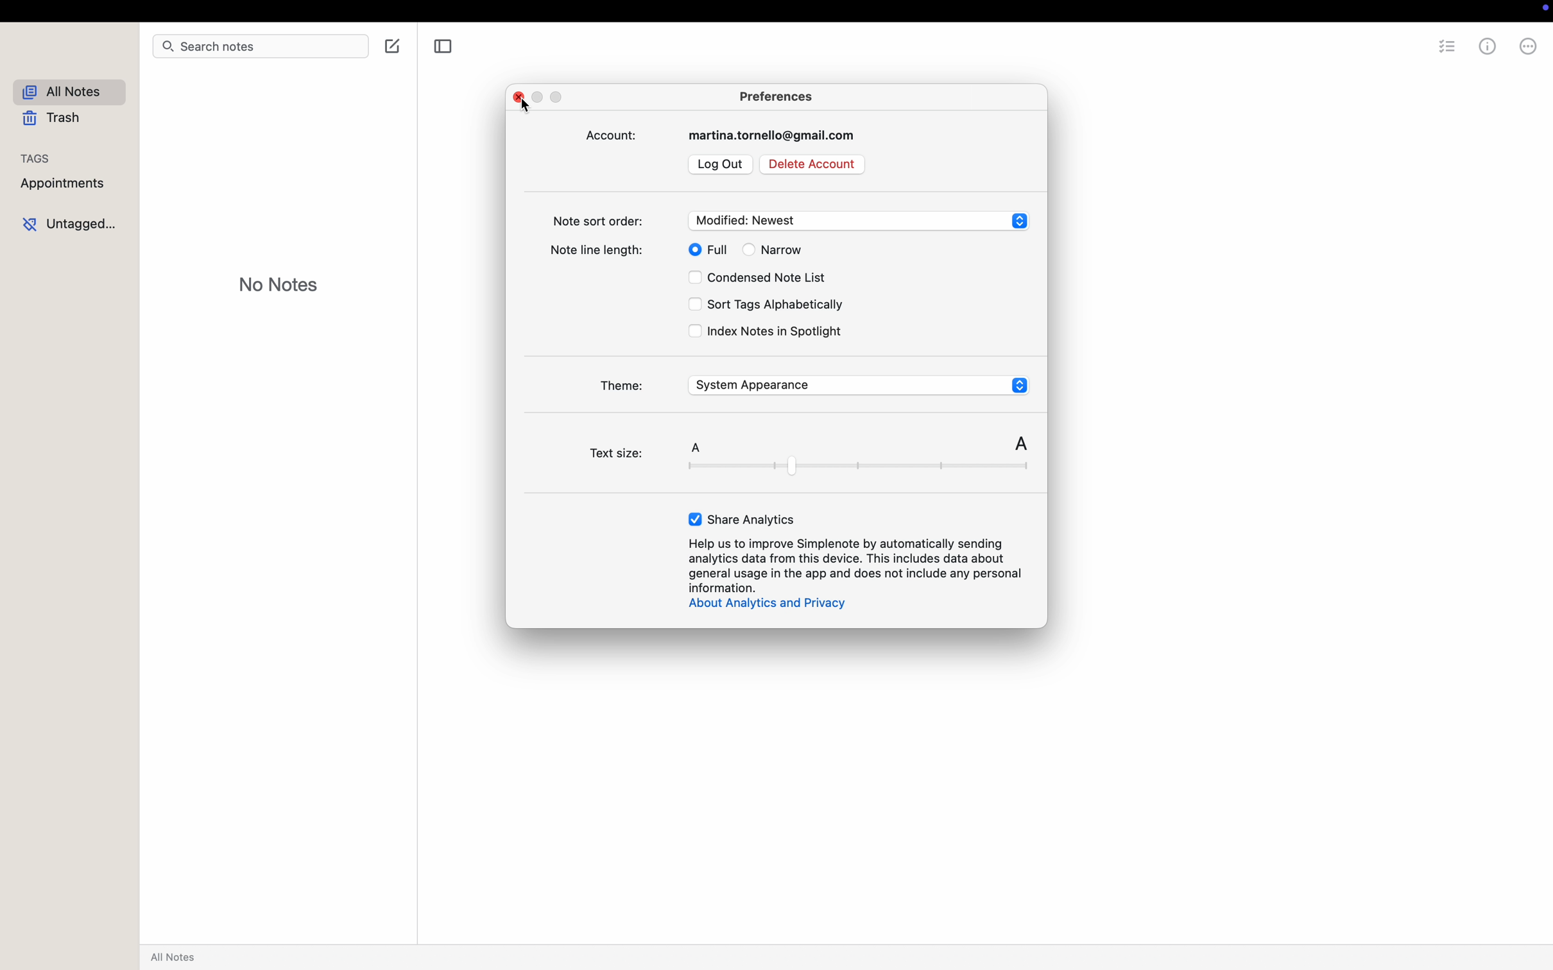 The height and width of the screenshot is (970, 1553). What do you see at coordinates (857, 566) in the screenshot?
I see `Help us to improve Simplenote by automatically sending analytics data from this device...` at bounding box center [857, 566].